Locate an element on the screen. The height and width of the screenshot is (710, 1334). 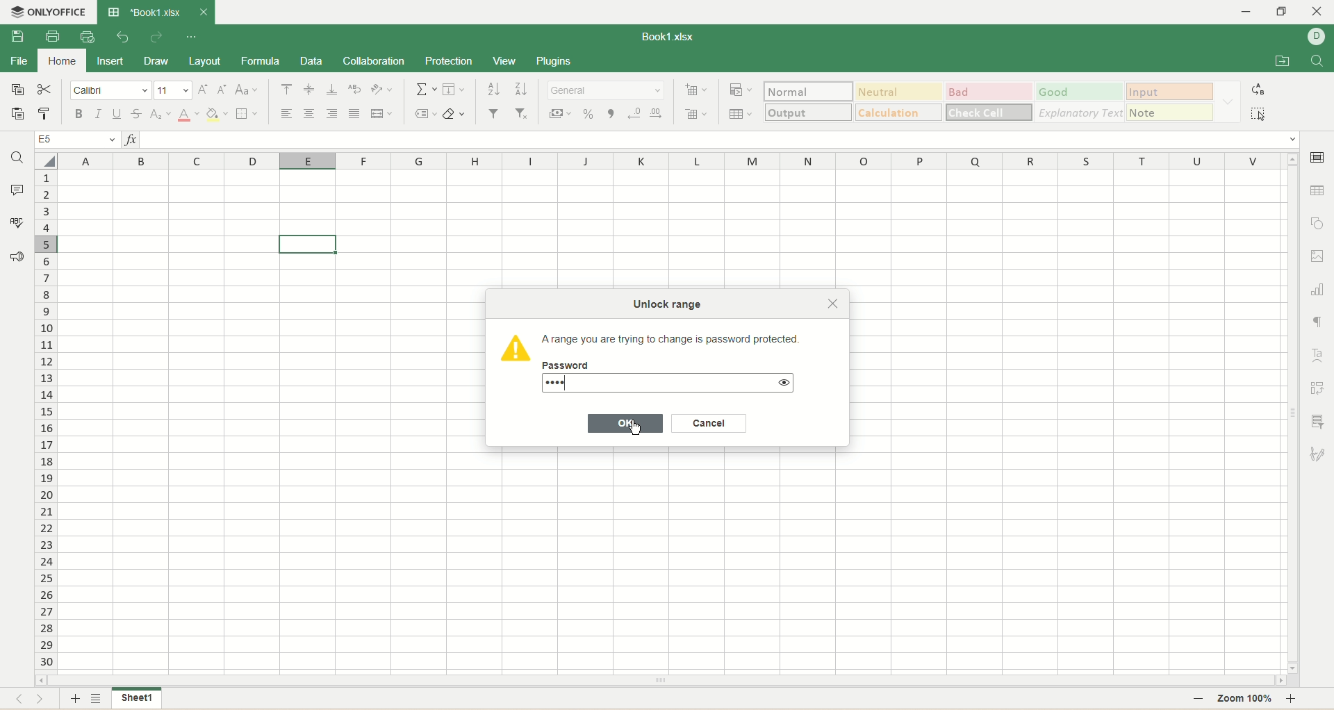
cursor is located at coordinates (638, 431).